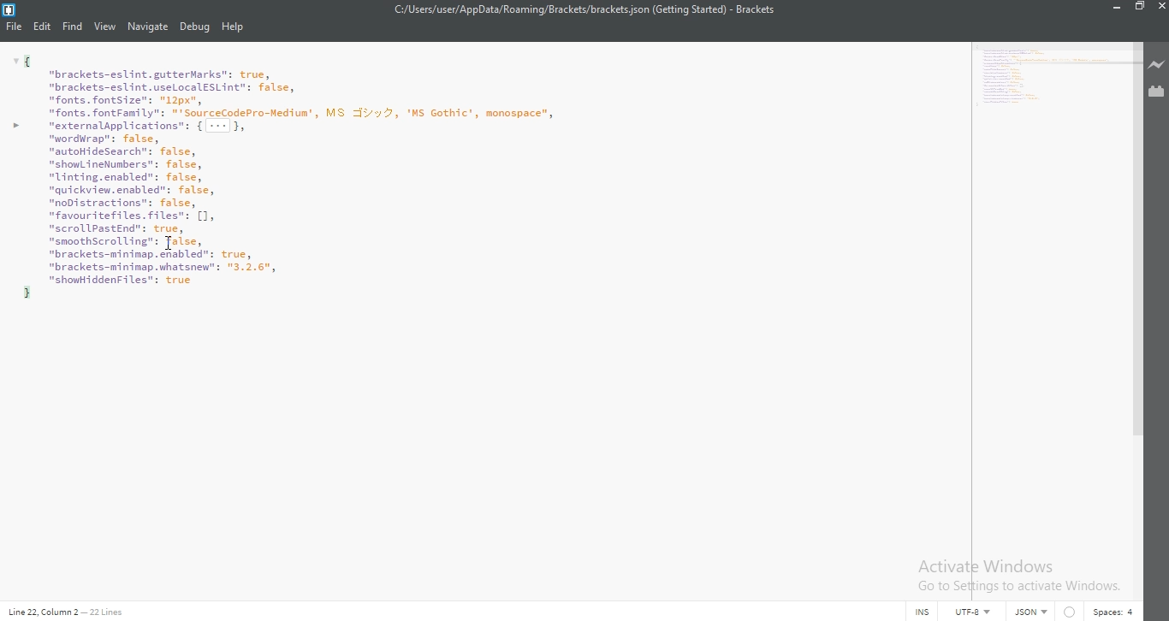 The image size is (1169, 621). I want to click on Navigate, so click(147, 27).